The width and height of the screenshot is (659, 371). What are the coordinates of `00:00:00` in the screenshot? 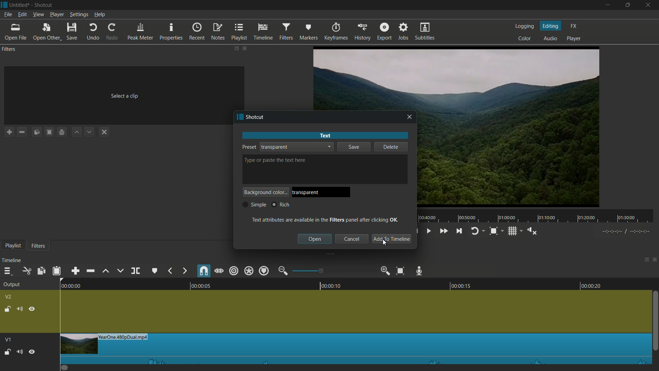 It's located at (67, 285).